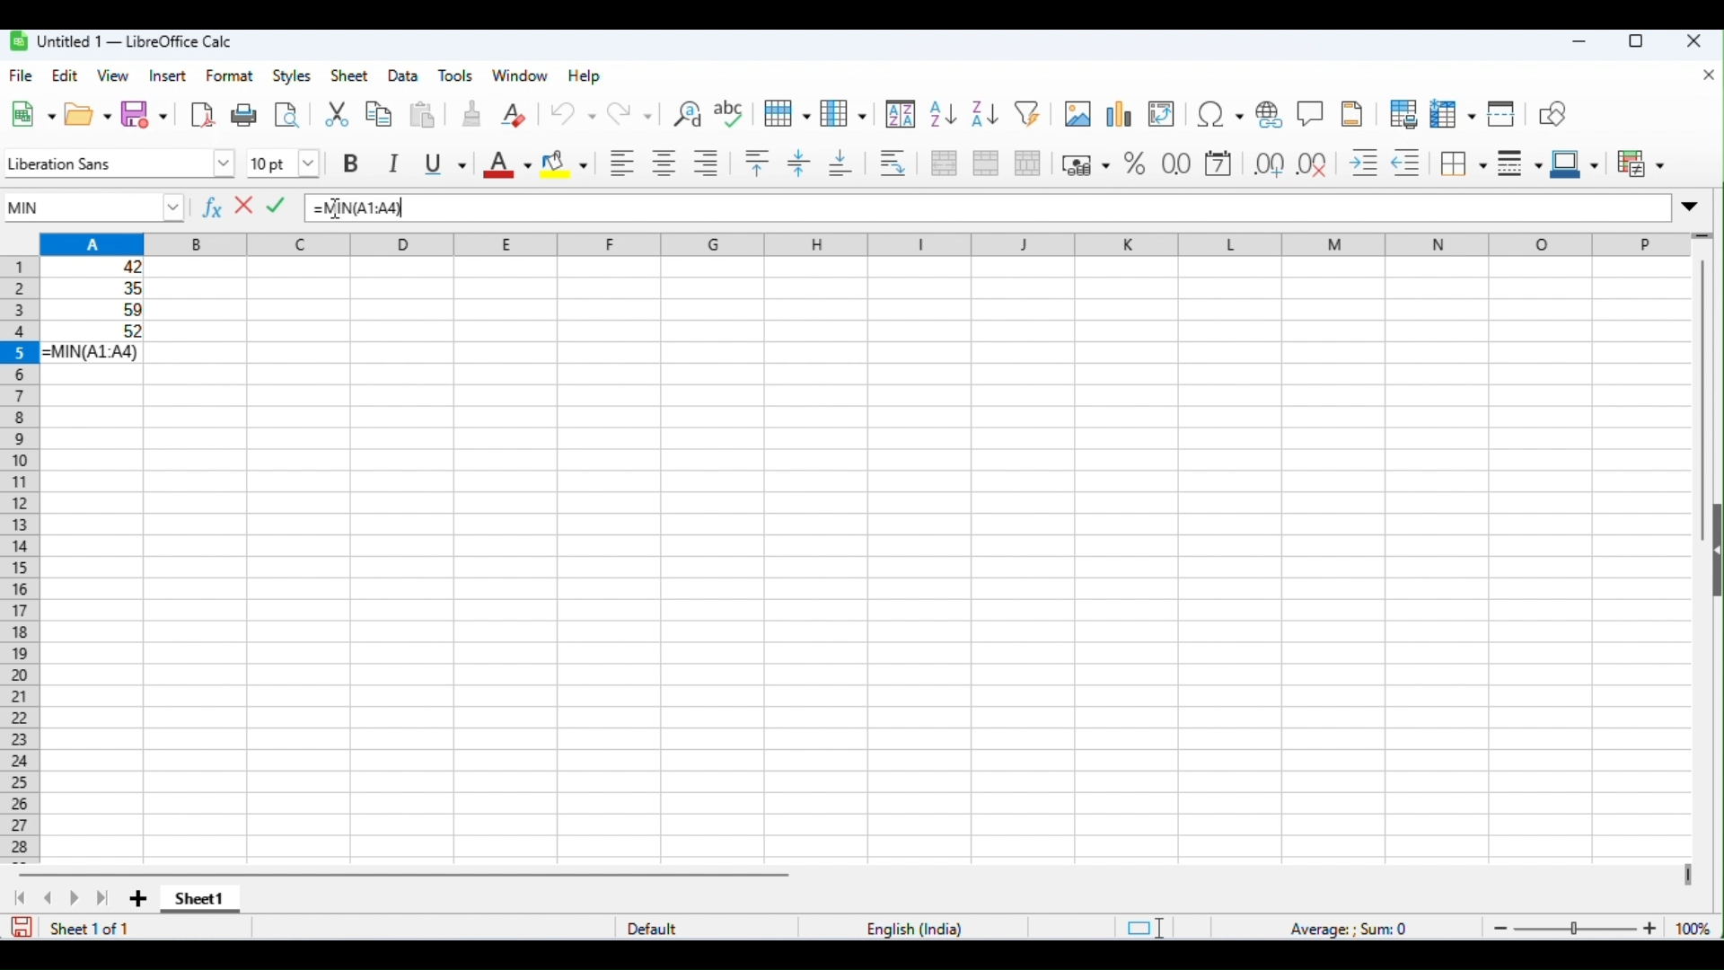  Describe the element at coordinates (75, 898) in the screenshot. I see `next sheet` at that location.